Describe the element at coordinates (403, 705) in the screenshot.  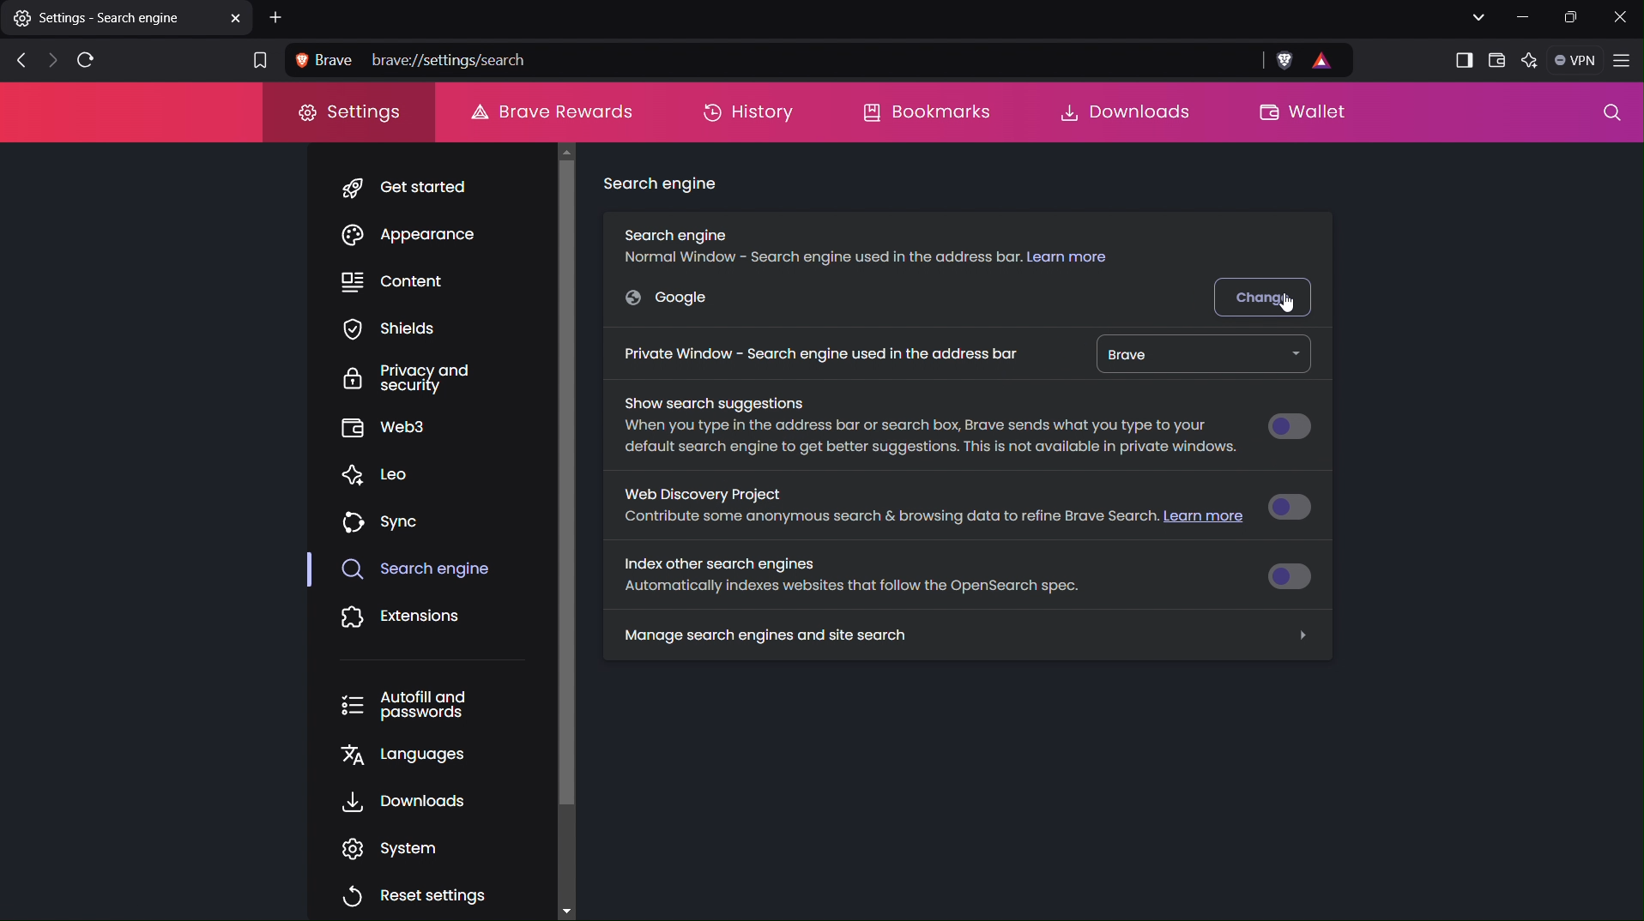
I see `Autofill and passwords` at that location.